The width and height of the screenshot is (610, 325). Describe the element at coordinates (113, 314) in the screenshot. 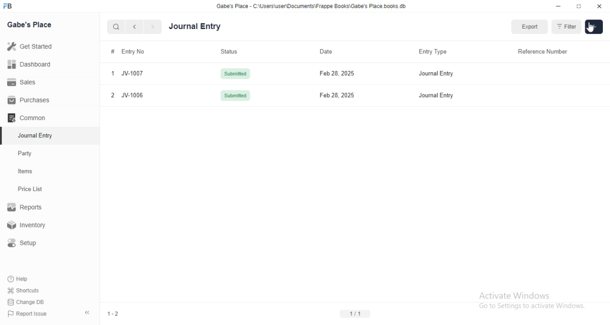

I see `1-2` at that location.